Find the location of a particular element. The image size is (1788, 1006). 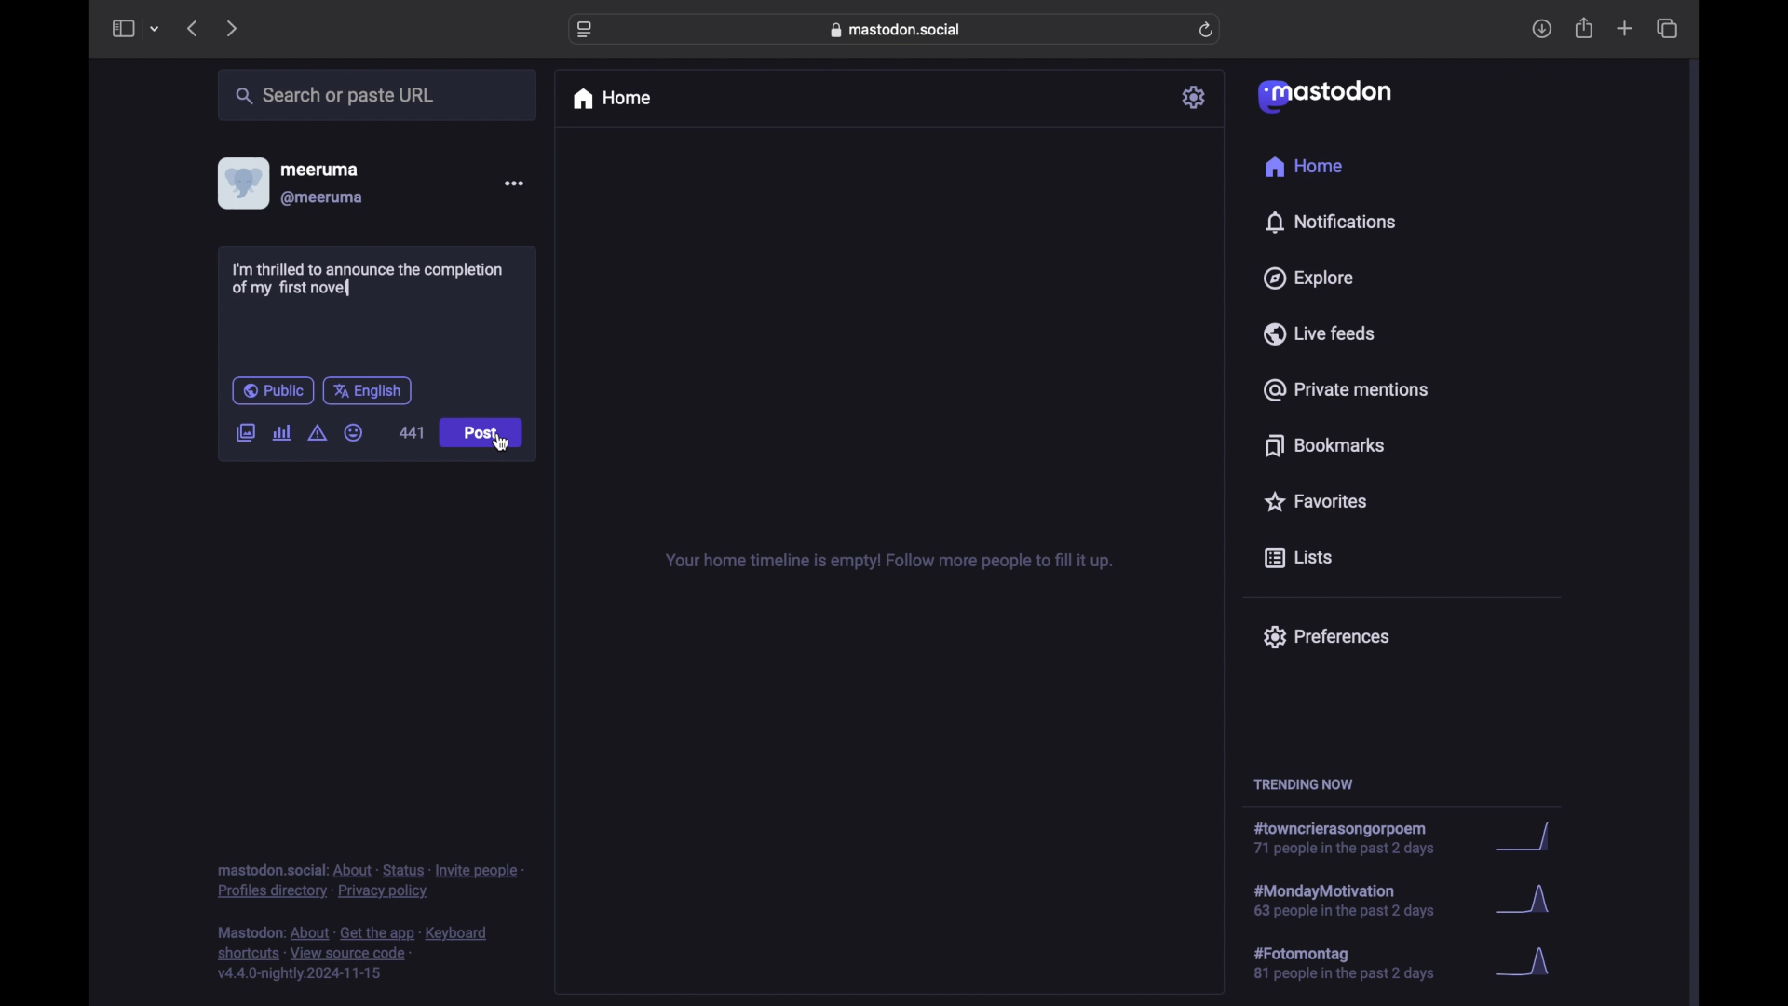

hashtag trend is located at coordinates (1351, 838).